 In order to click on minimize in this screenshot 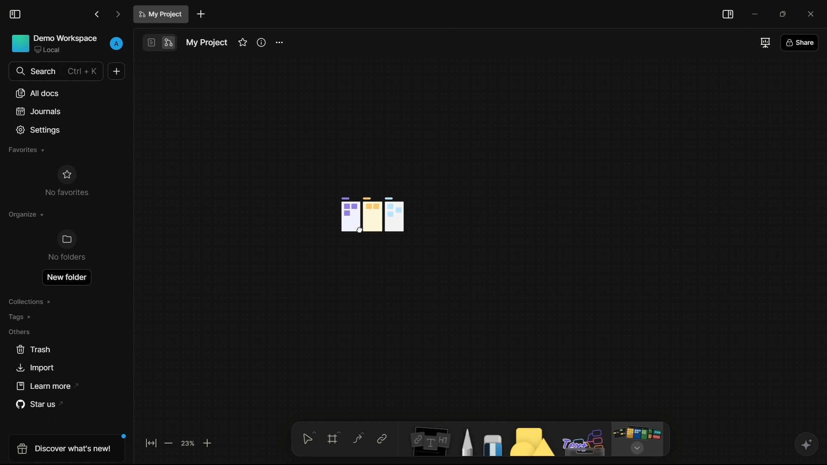, I will do `click(756, 14)`.